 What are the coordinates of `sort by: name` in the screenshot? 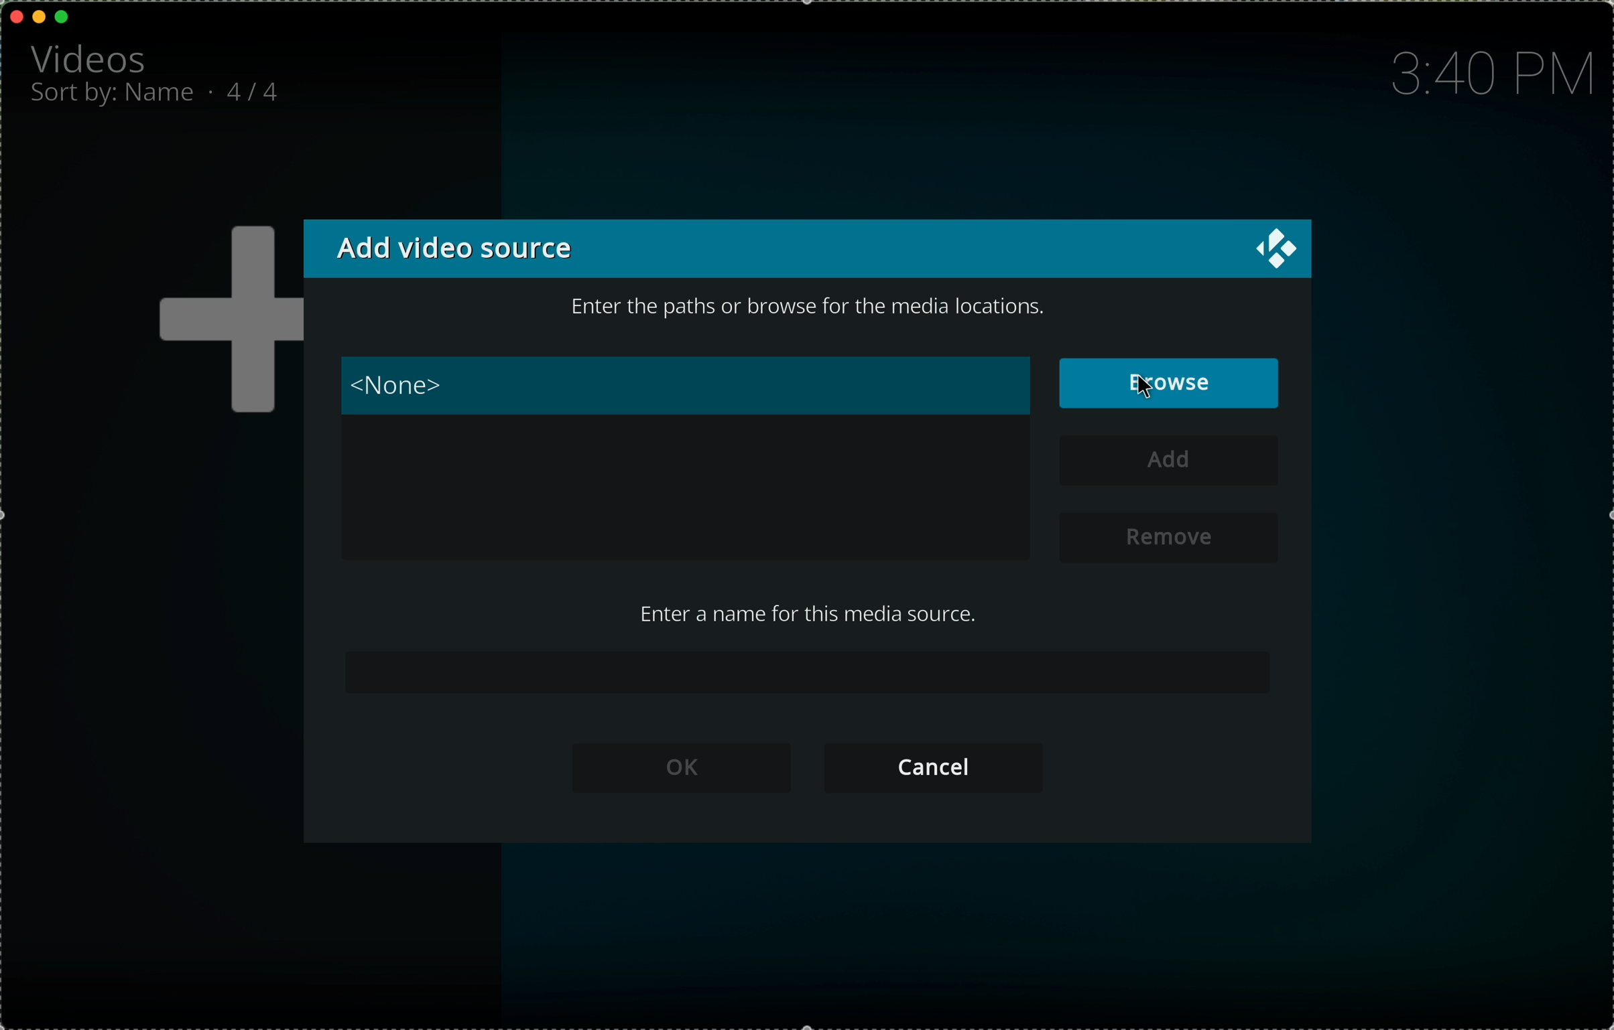 It's located at (114, 97).